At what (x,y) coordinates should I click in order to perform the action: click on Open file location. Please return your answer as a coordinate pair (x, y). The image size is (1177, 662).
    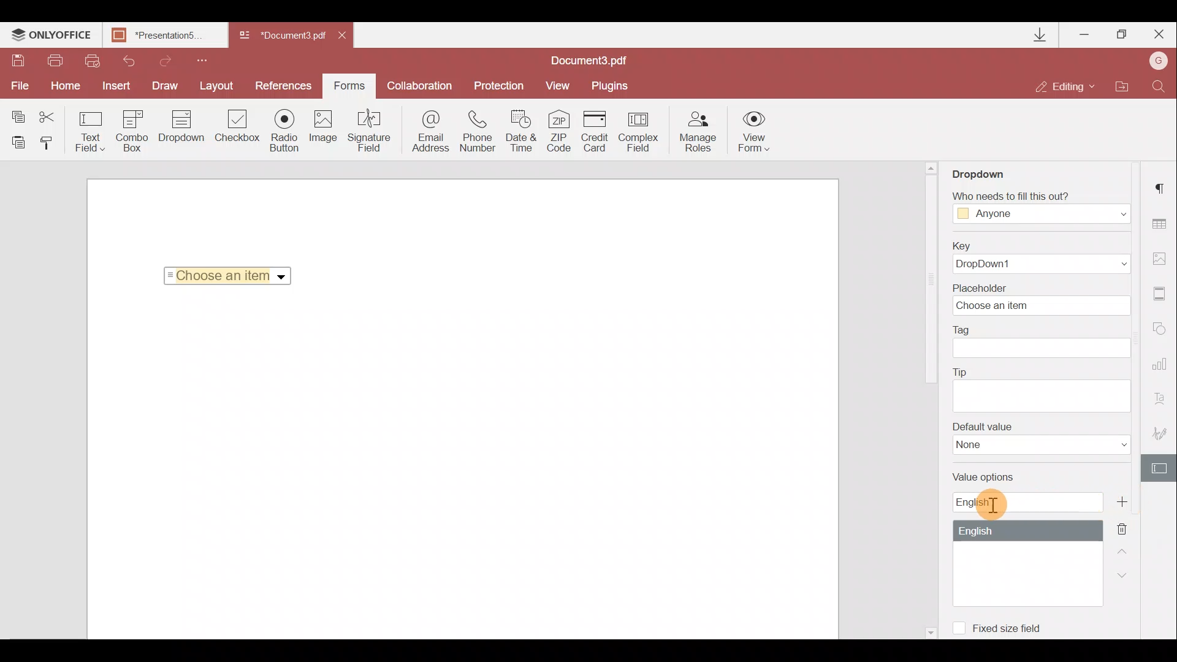
    Looking at the image, I should click on (1121, 88).